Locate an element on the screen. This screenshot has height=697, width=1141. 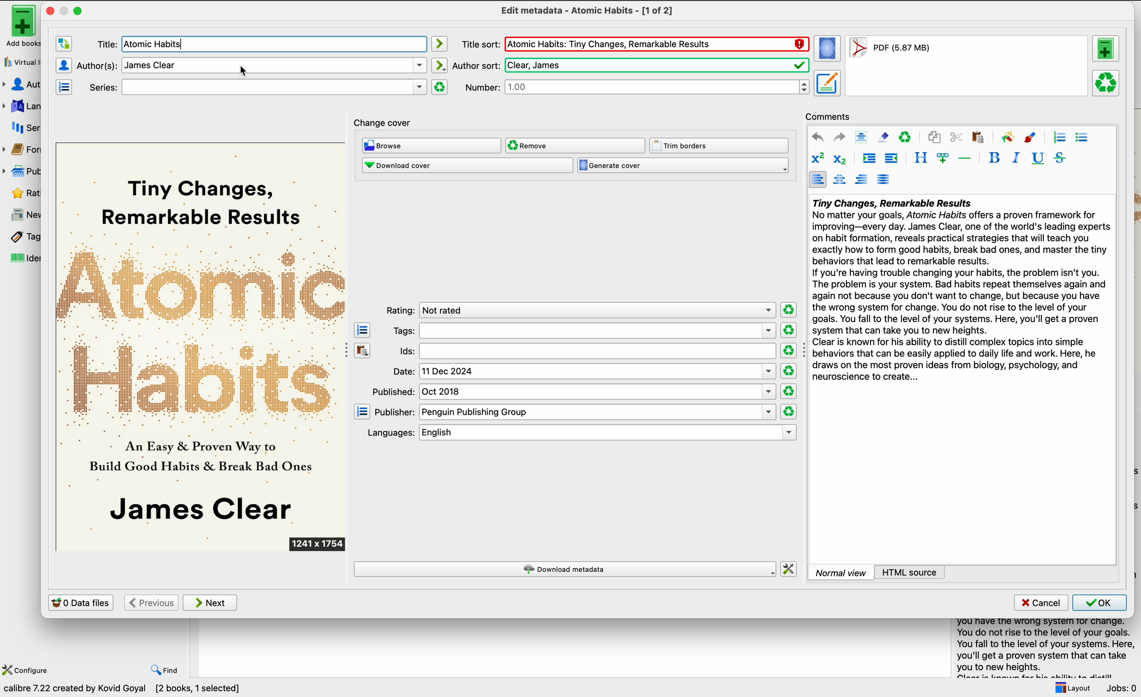
published is located at coordinates (575, 392).